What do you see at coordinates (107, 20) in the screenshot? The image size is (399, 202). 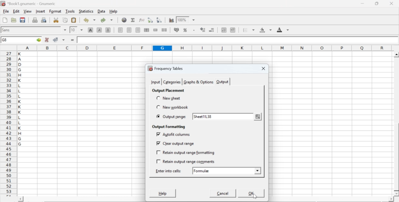 I see `redo` at bounding box center [107, 20].